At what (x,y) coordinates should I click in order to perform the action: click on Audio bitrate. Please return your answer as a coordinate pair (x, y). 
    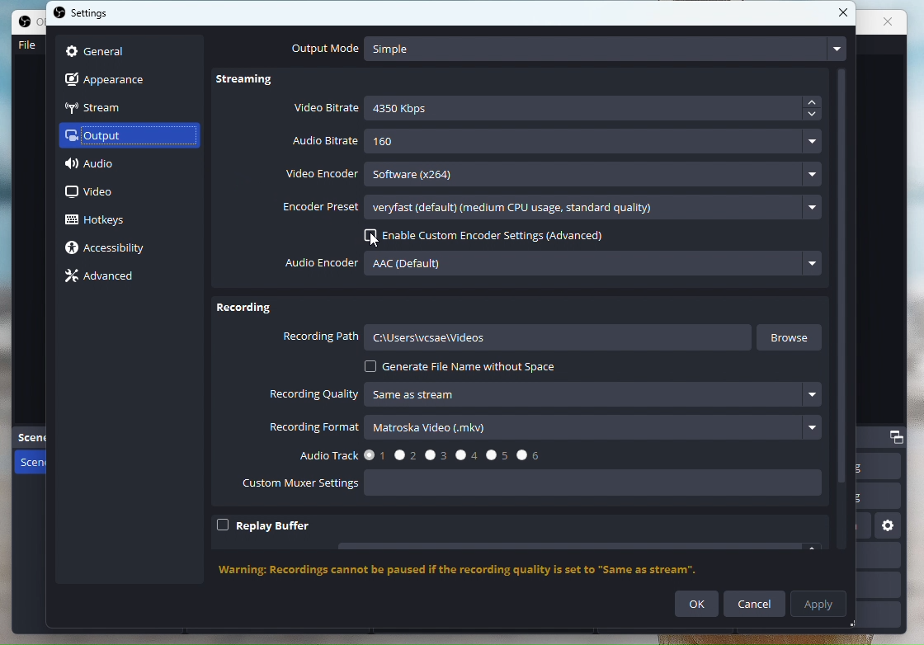
    Looking at the image, I should click on (559, 142).